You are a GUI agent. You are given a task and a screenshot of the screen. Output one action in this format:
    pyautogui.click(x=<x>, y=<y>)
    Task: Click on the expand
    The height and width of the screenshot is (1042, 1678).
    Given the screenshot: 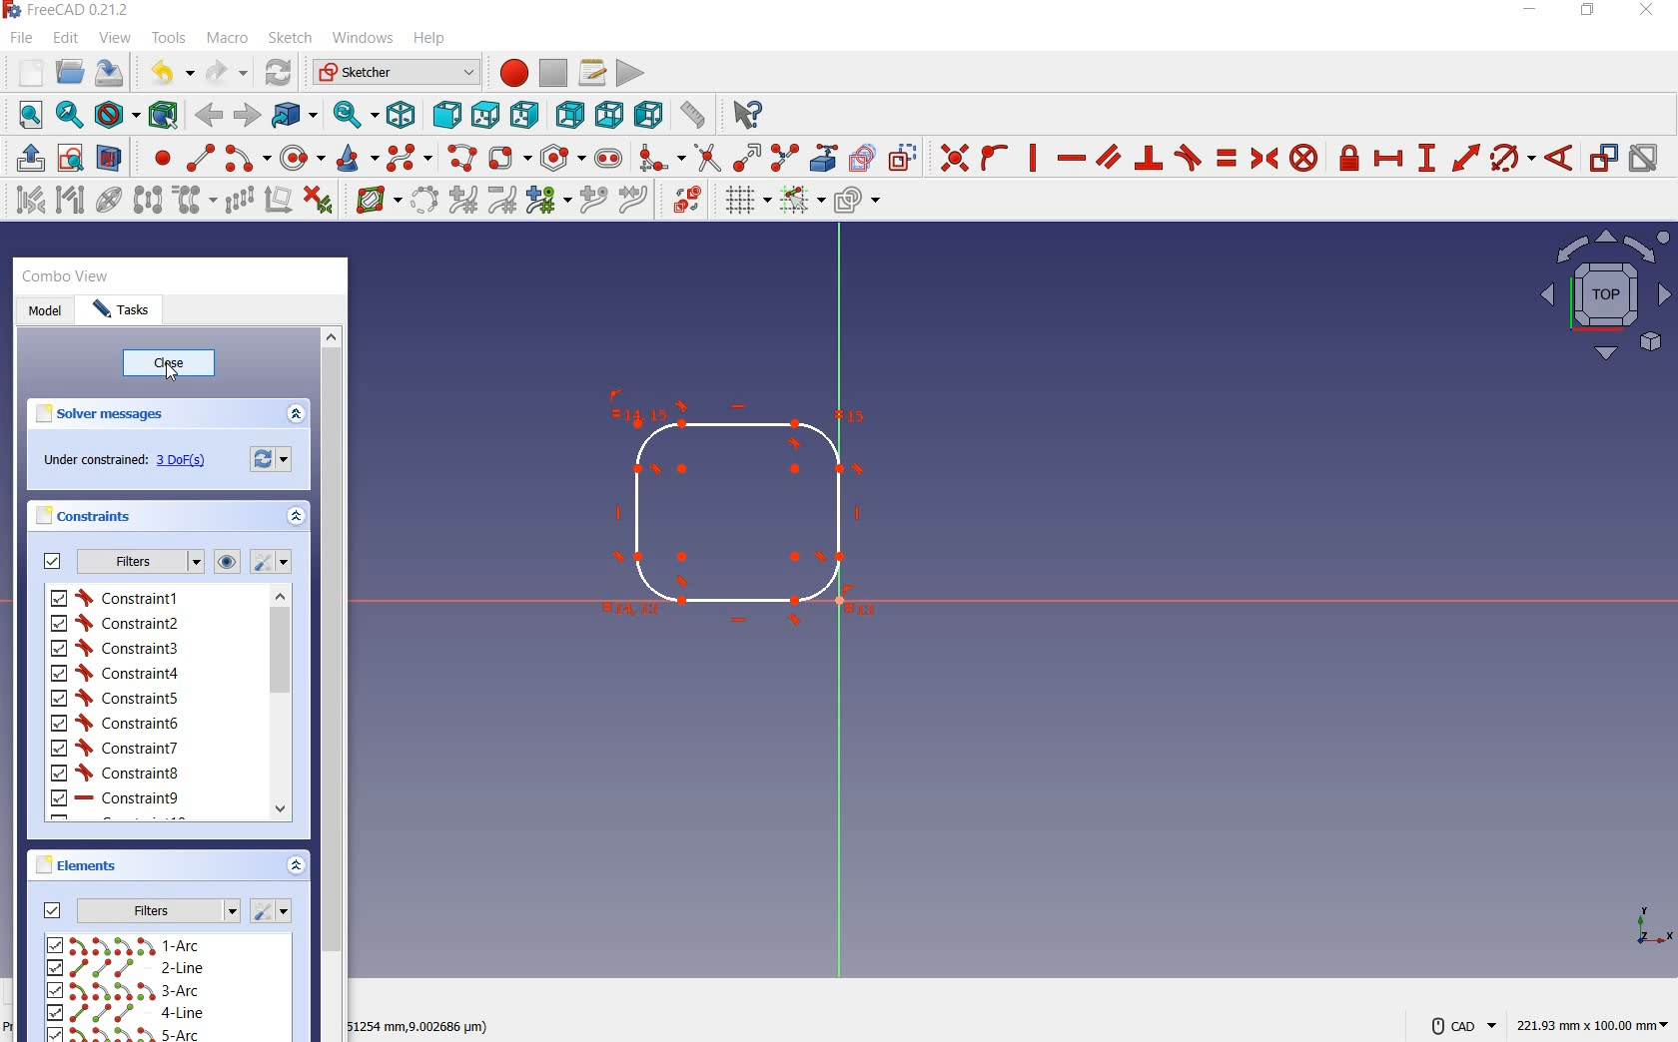 What is the action you would take?
    pyautogui.click(x=297, y=517)
    